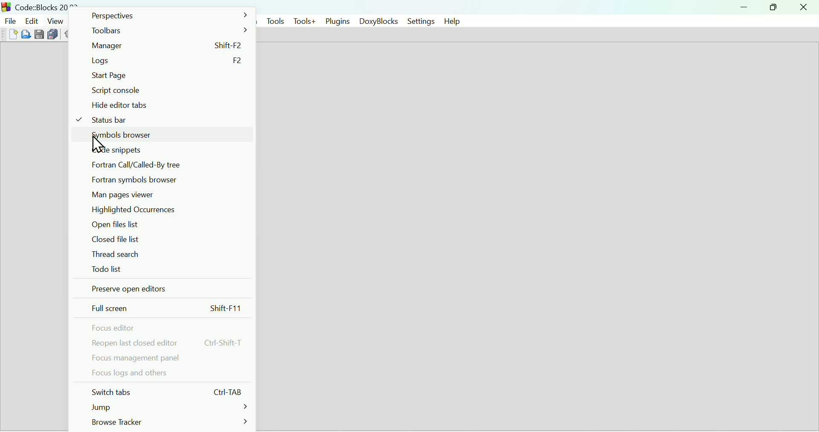 This screenshot has height=432, width=819. I want to click on Toolbars, so click(166, 30).